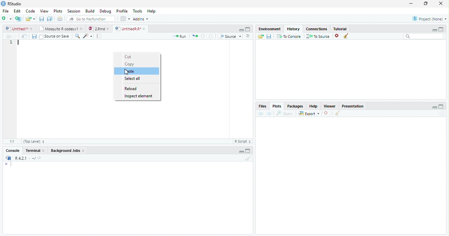 This screenshot has width=449, height=236. What do you see at coordinates (9, 158) in the screenshot?
I see `R` at bounding box center [9, 158].